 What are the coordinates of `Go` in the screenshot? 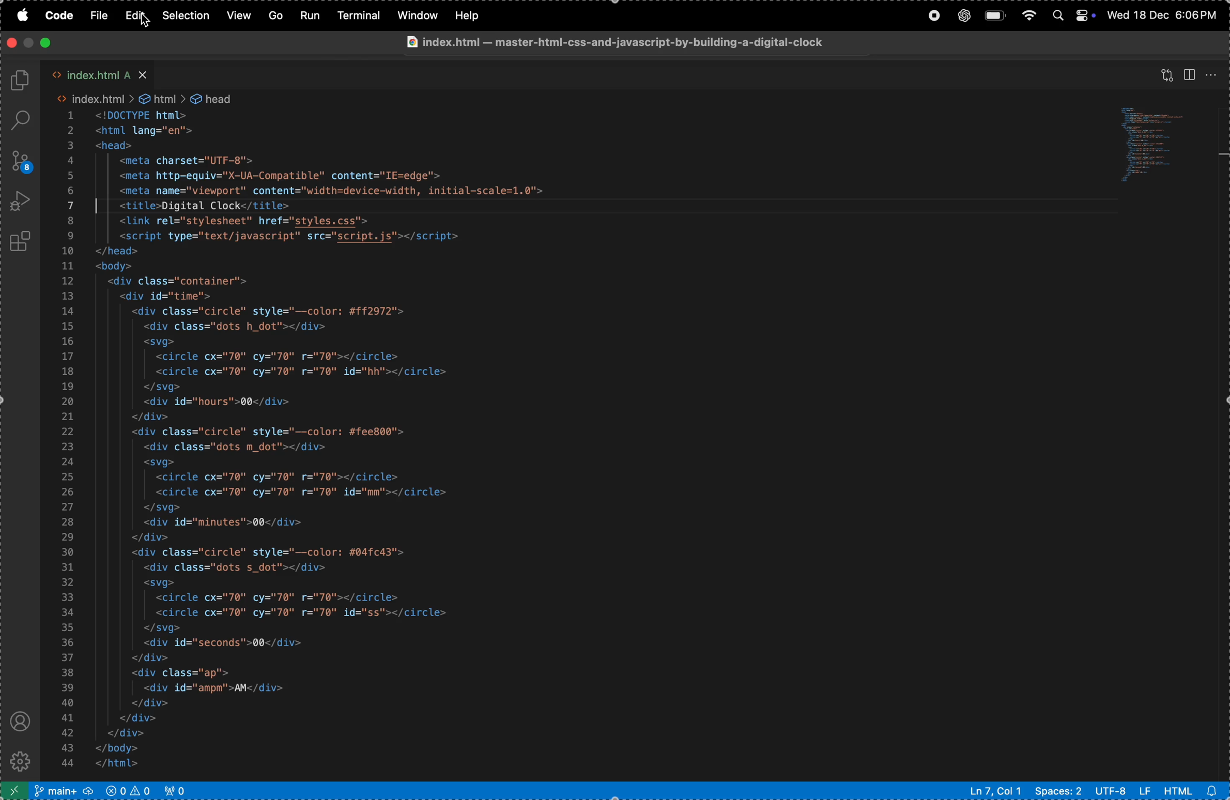 It's located at (274, 16).